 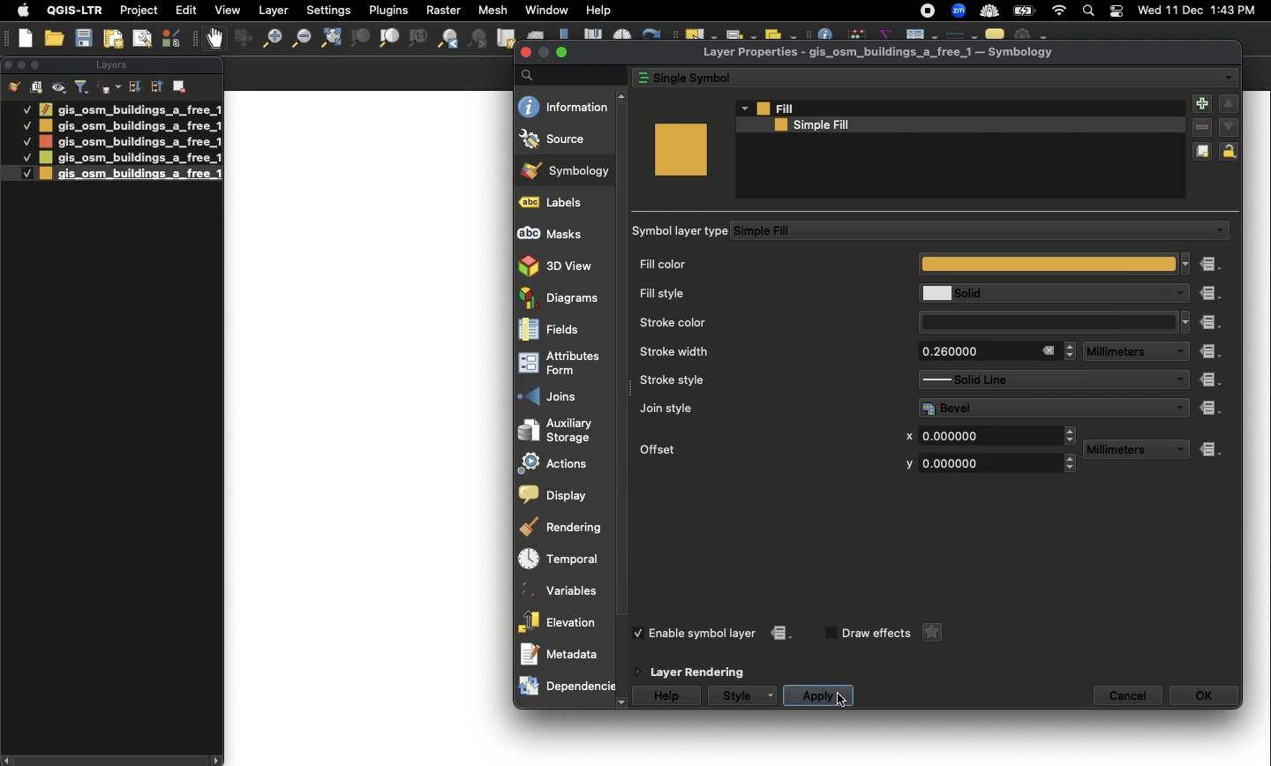 What do you see at coordinates (1048, 350) in the screenshot?
I see `Close` at bounding box center [1048, 350].